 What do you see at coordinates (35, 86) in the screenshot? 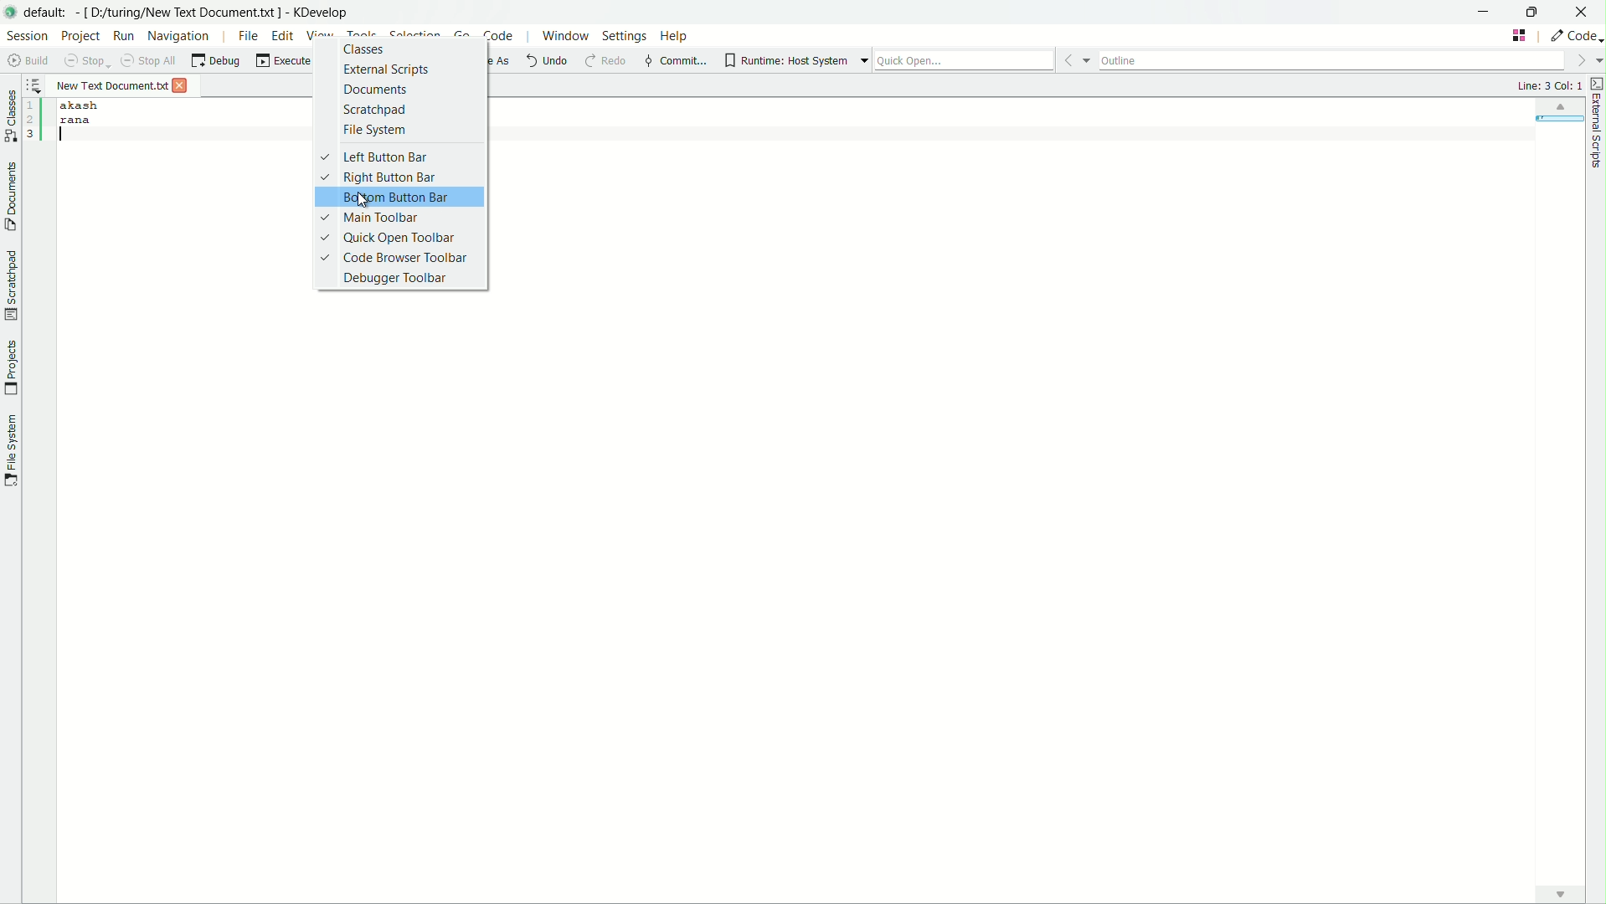
I see `show sorted list of opened documents` at bounding box center [35, 86].